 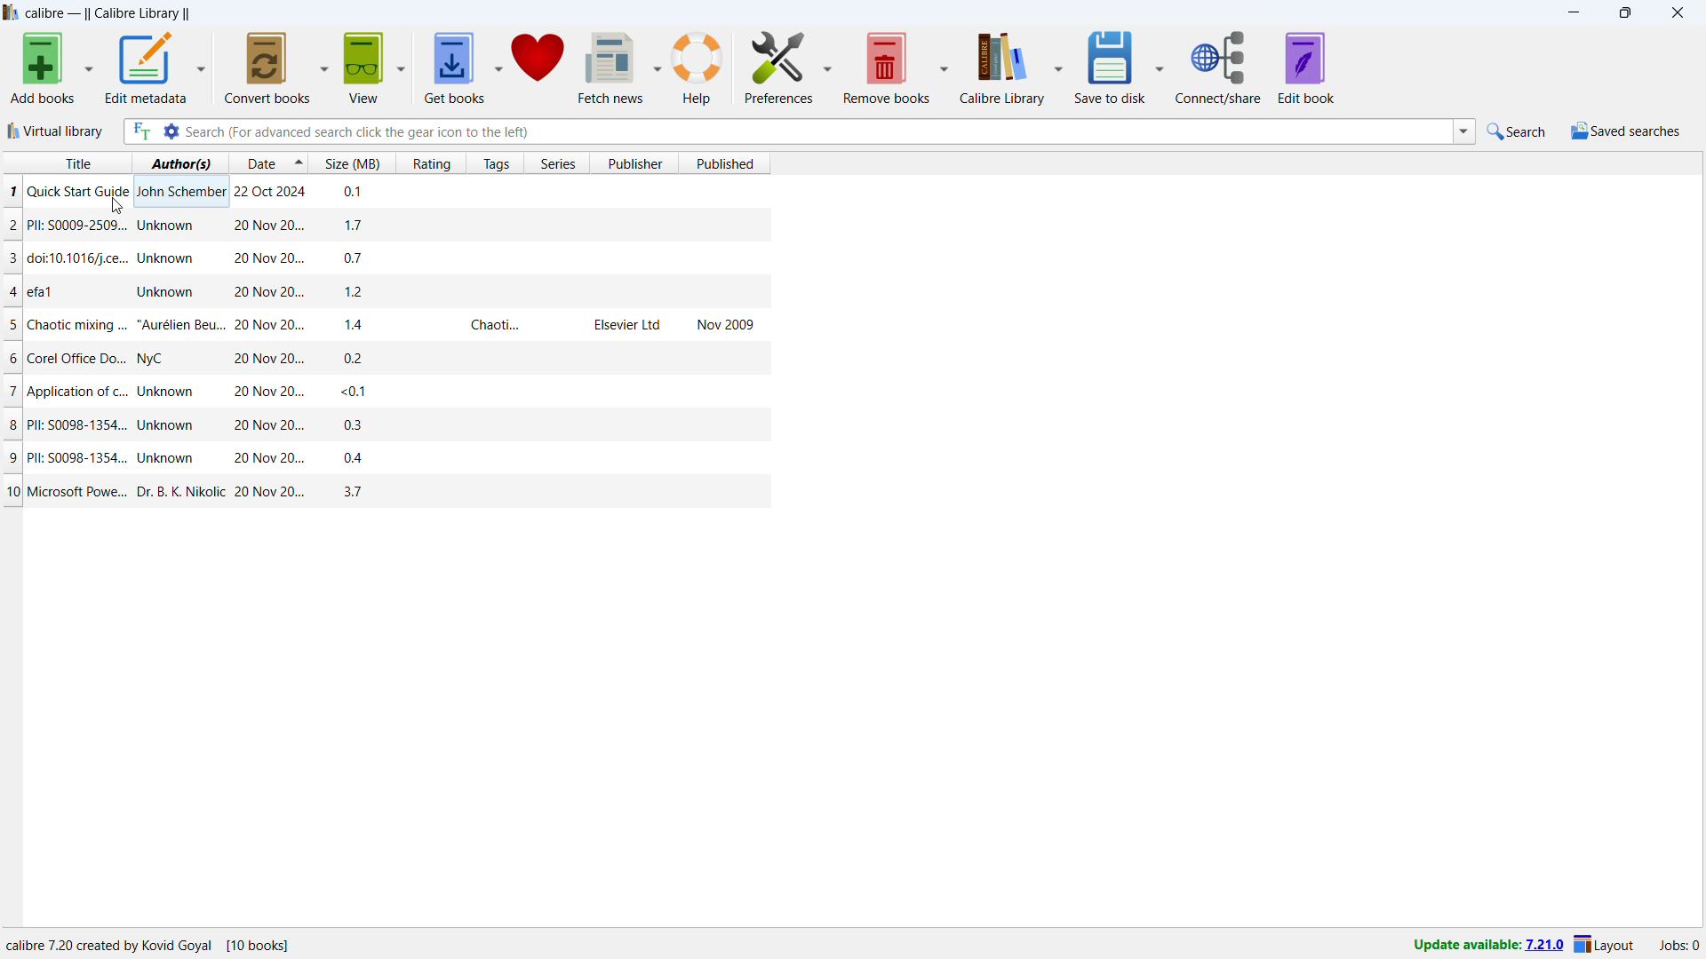 I want to click on edit metadata, so click(x=146, y=68).